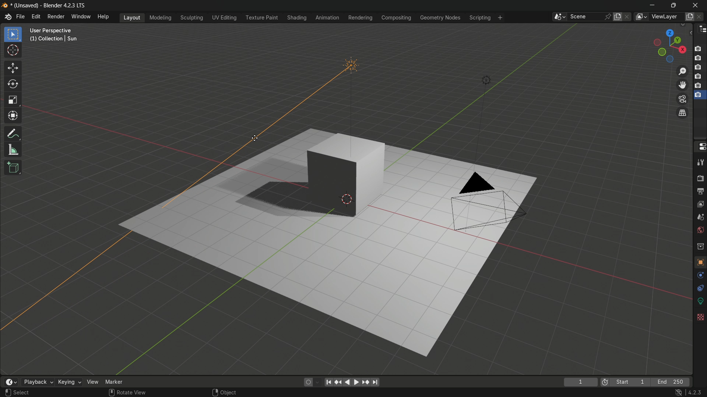 The image size is (707, 397). I want to click on scripting, so click(480, 17).